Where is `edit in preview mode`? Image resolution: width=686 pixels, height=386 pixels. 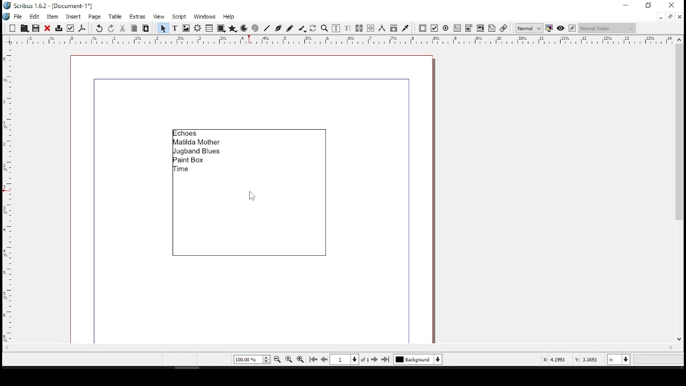
edit in preview mode is located at coordinates (573, 28).